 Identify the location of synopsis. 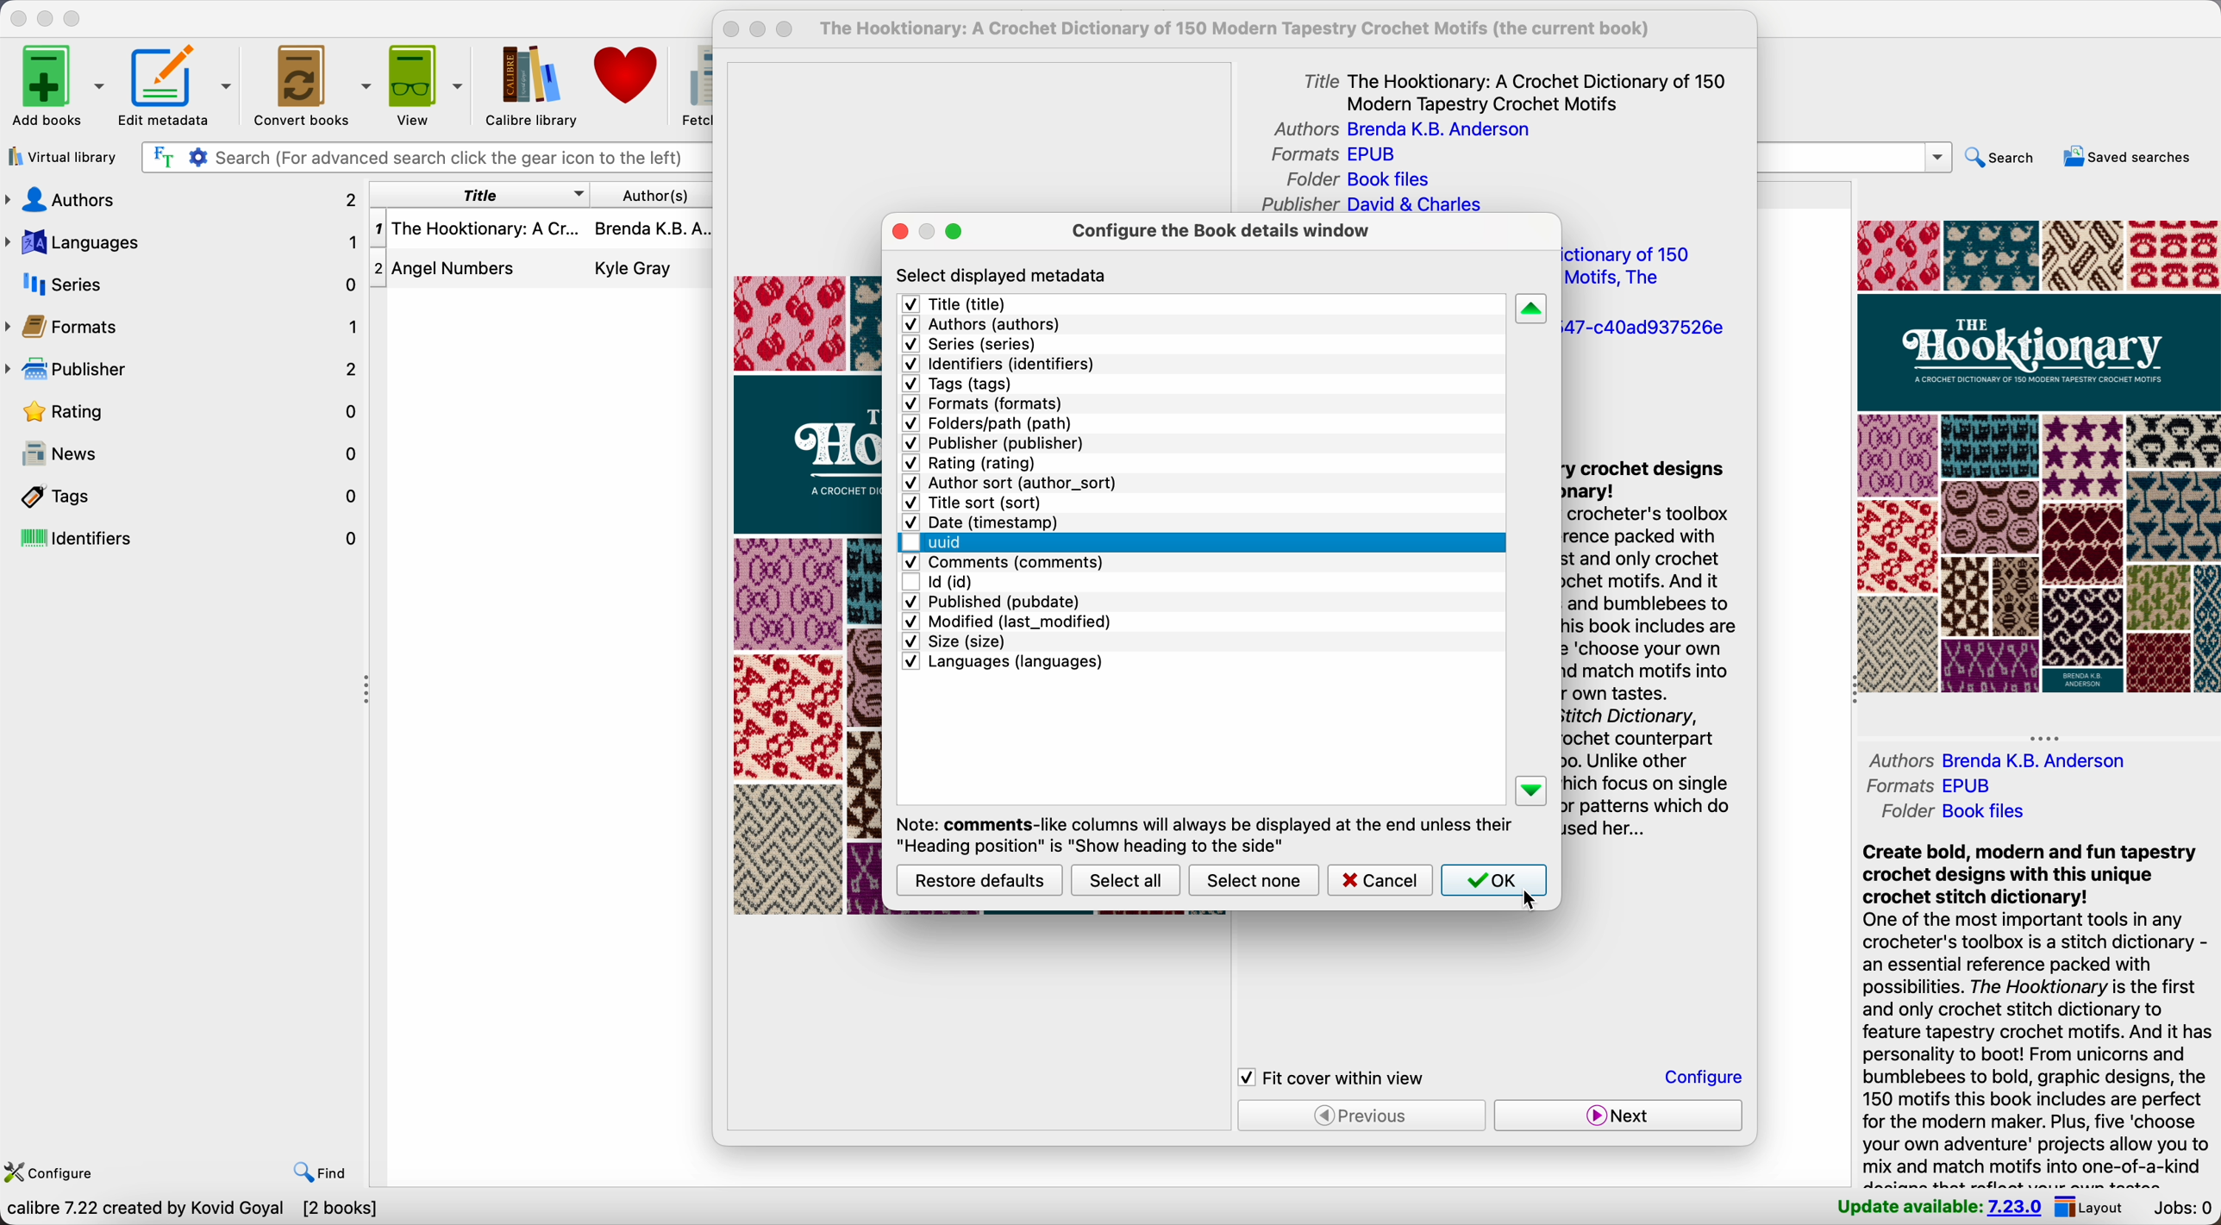
(2036, 1013).